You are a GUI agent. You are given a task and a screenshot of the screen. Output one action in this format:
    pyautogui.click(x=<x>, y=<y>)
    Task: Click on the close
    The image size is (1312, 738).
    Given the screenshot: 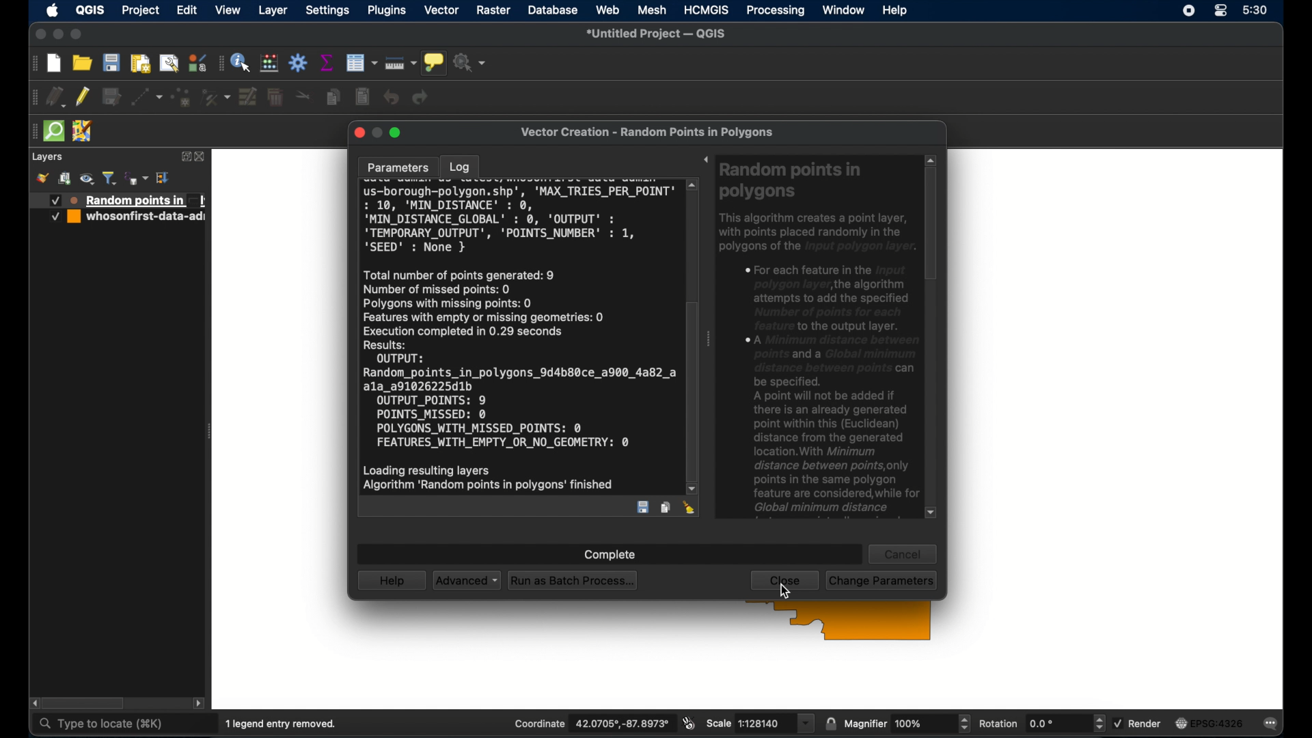 What is the action you would take?
    pyautogui.click(x=202, y=157)
    